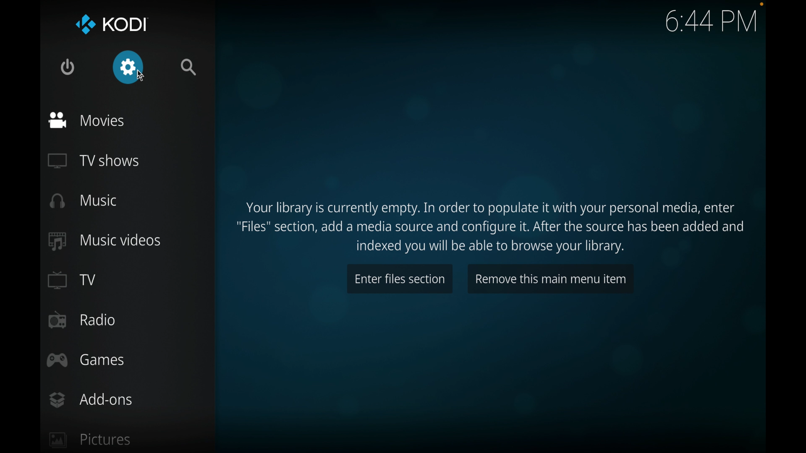 This screenshot has width=806, height=453. What do you see at coordinates (84, 200) in the screenshot?
I see `music` at bounding box center [84, 200].